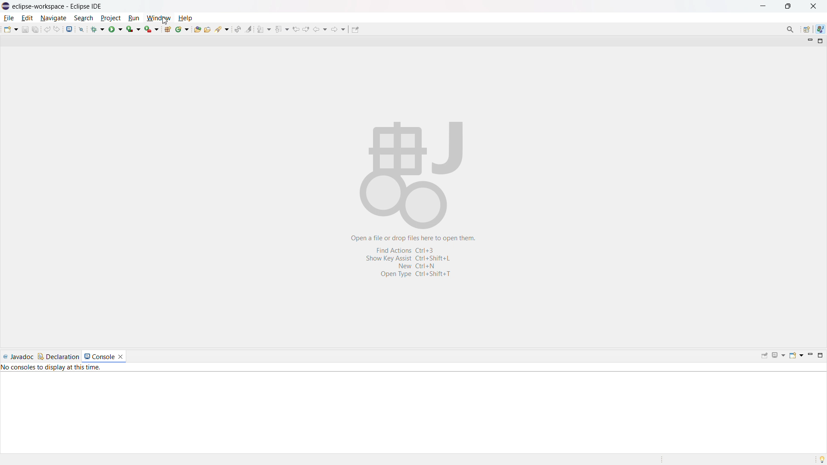 This screenshot has width=827, height=465. What do you see at coordinates (811, 356) in the screenshot?
I see `minimize` at bounding box center [811, 356].